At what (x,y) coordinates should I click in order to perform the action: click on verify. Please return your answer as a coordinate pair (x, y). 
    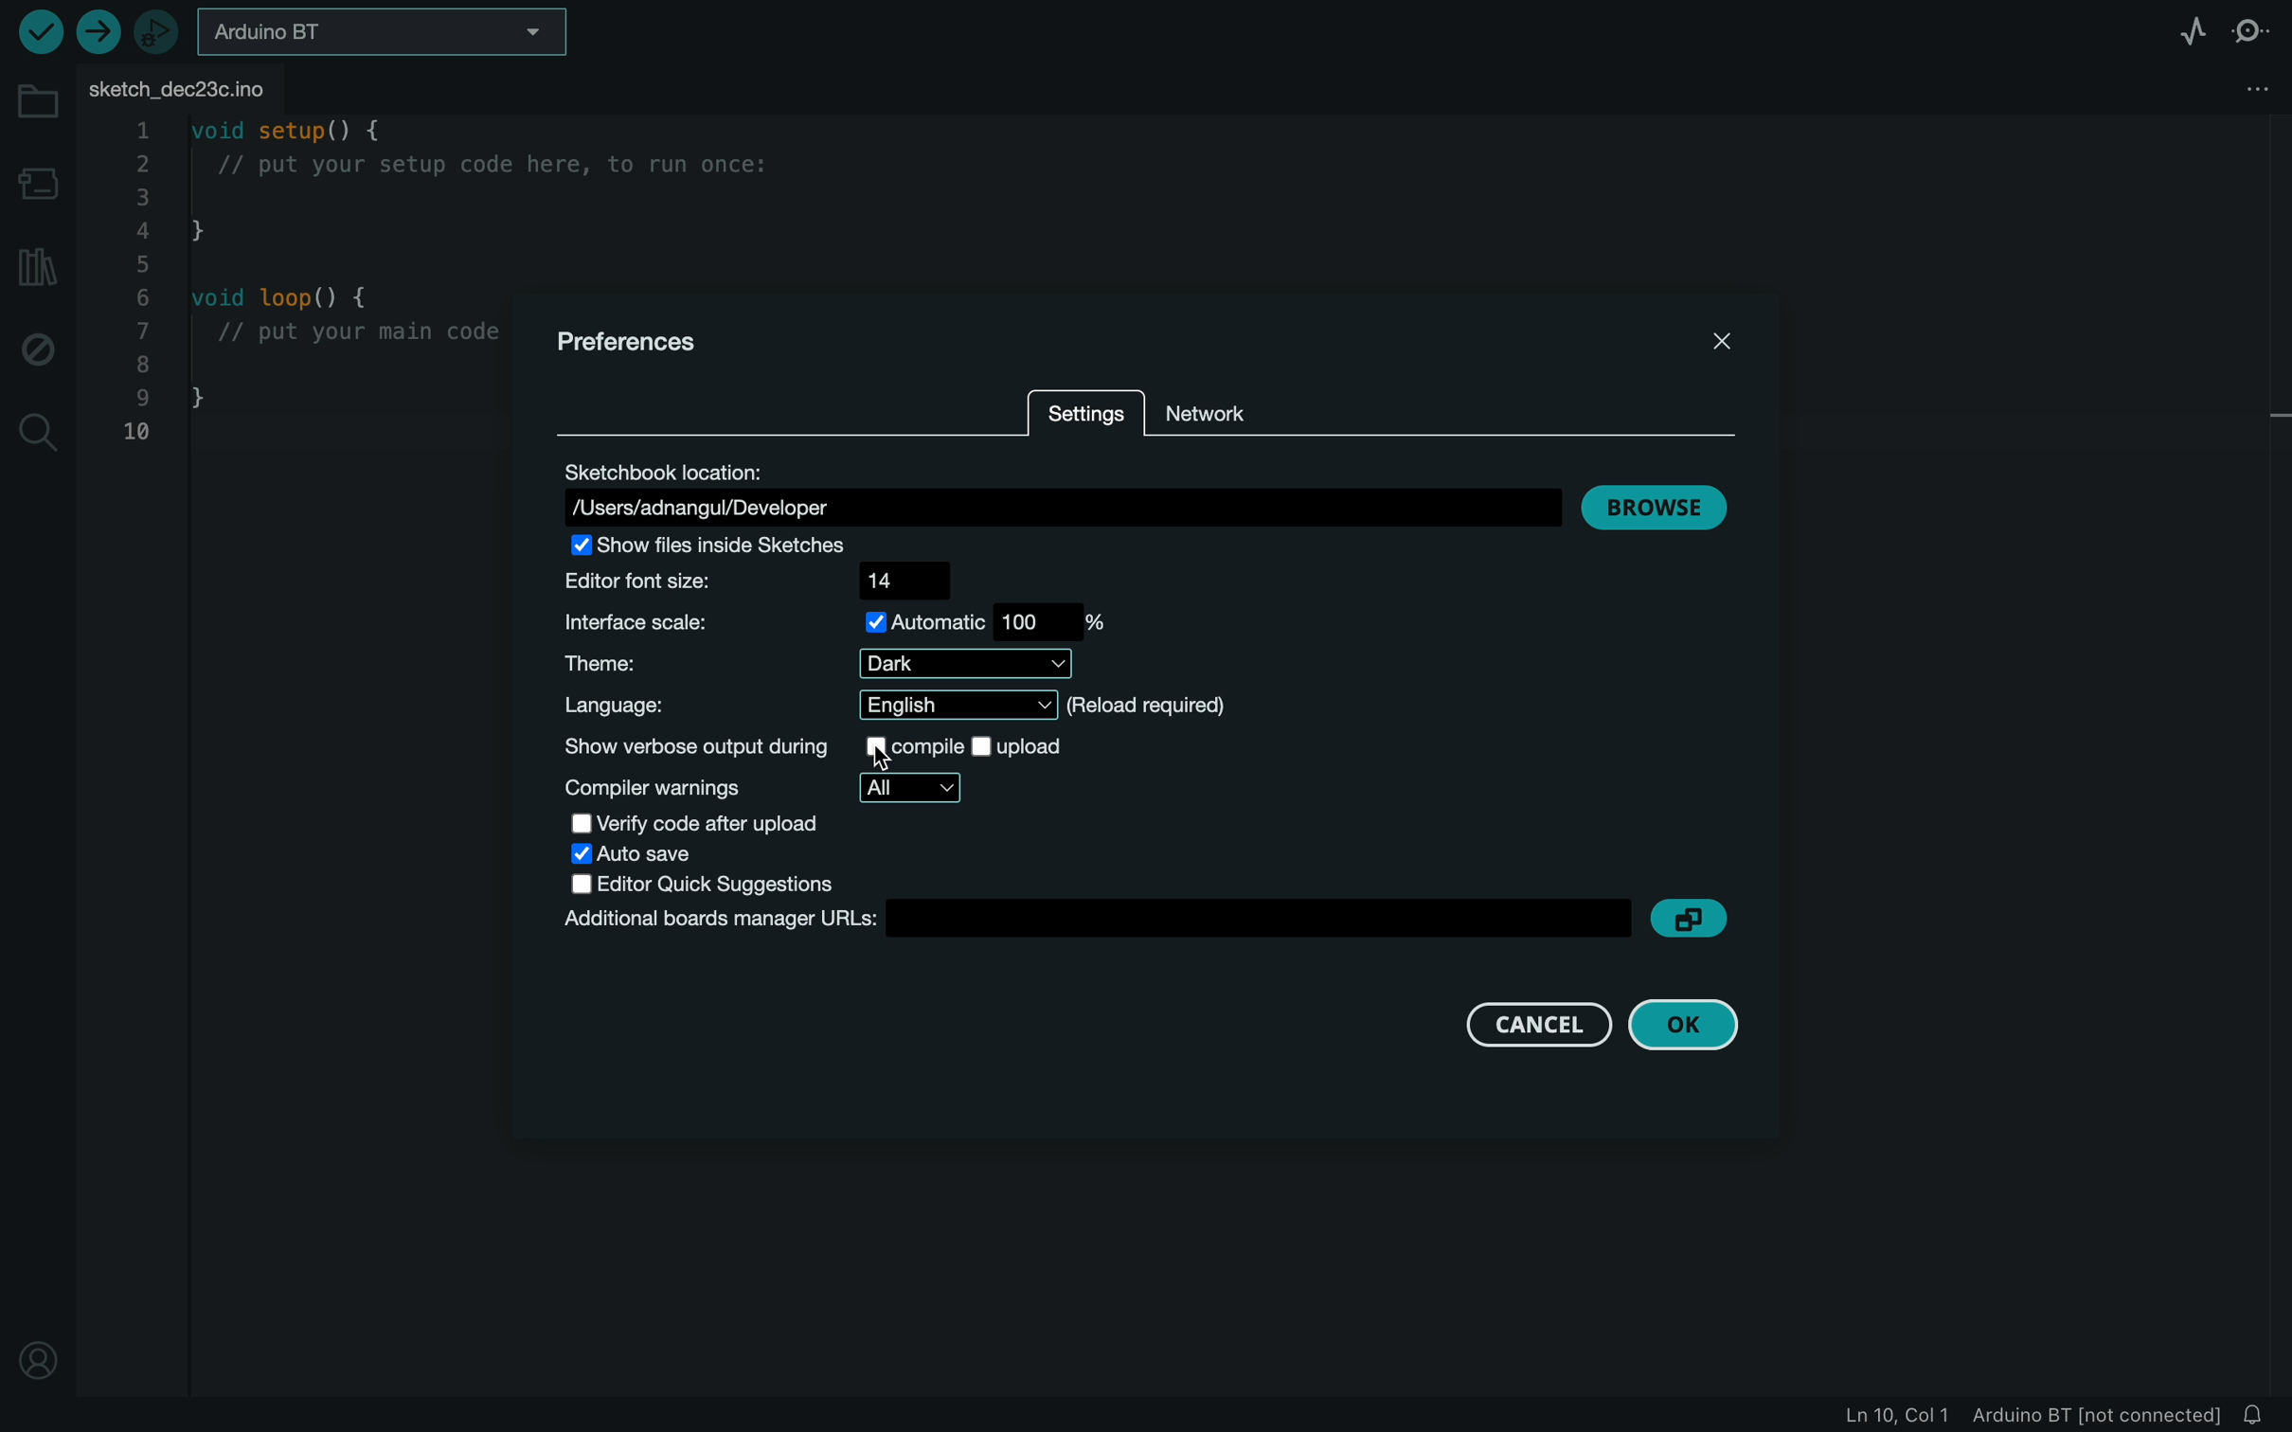
    Looking at the image, I should click on (36, 30).